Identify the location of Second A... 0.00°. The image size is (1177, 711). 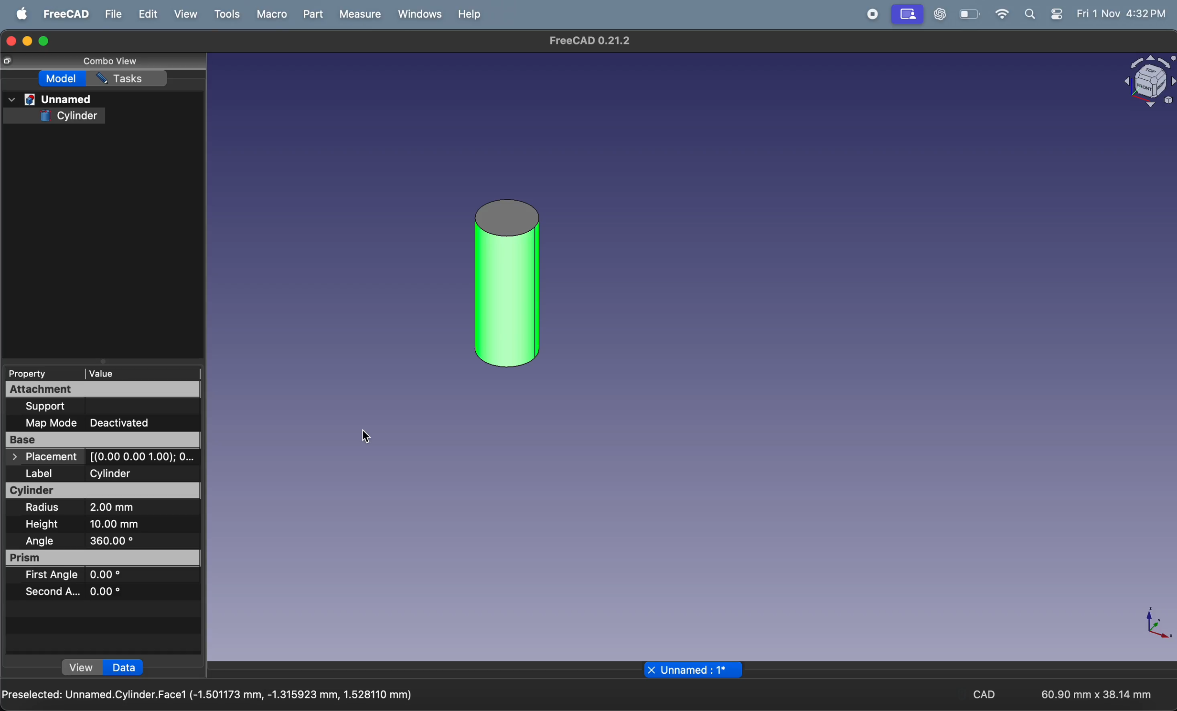
(72, 591).